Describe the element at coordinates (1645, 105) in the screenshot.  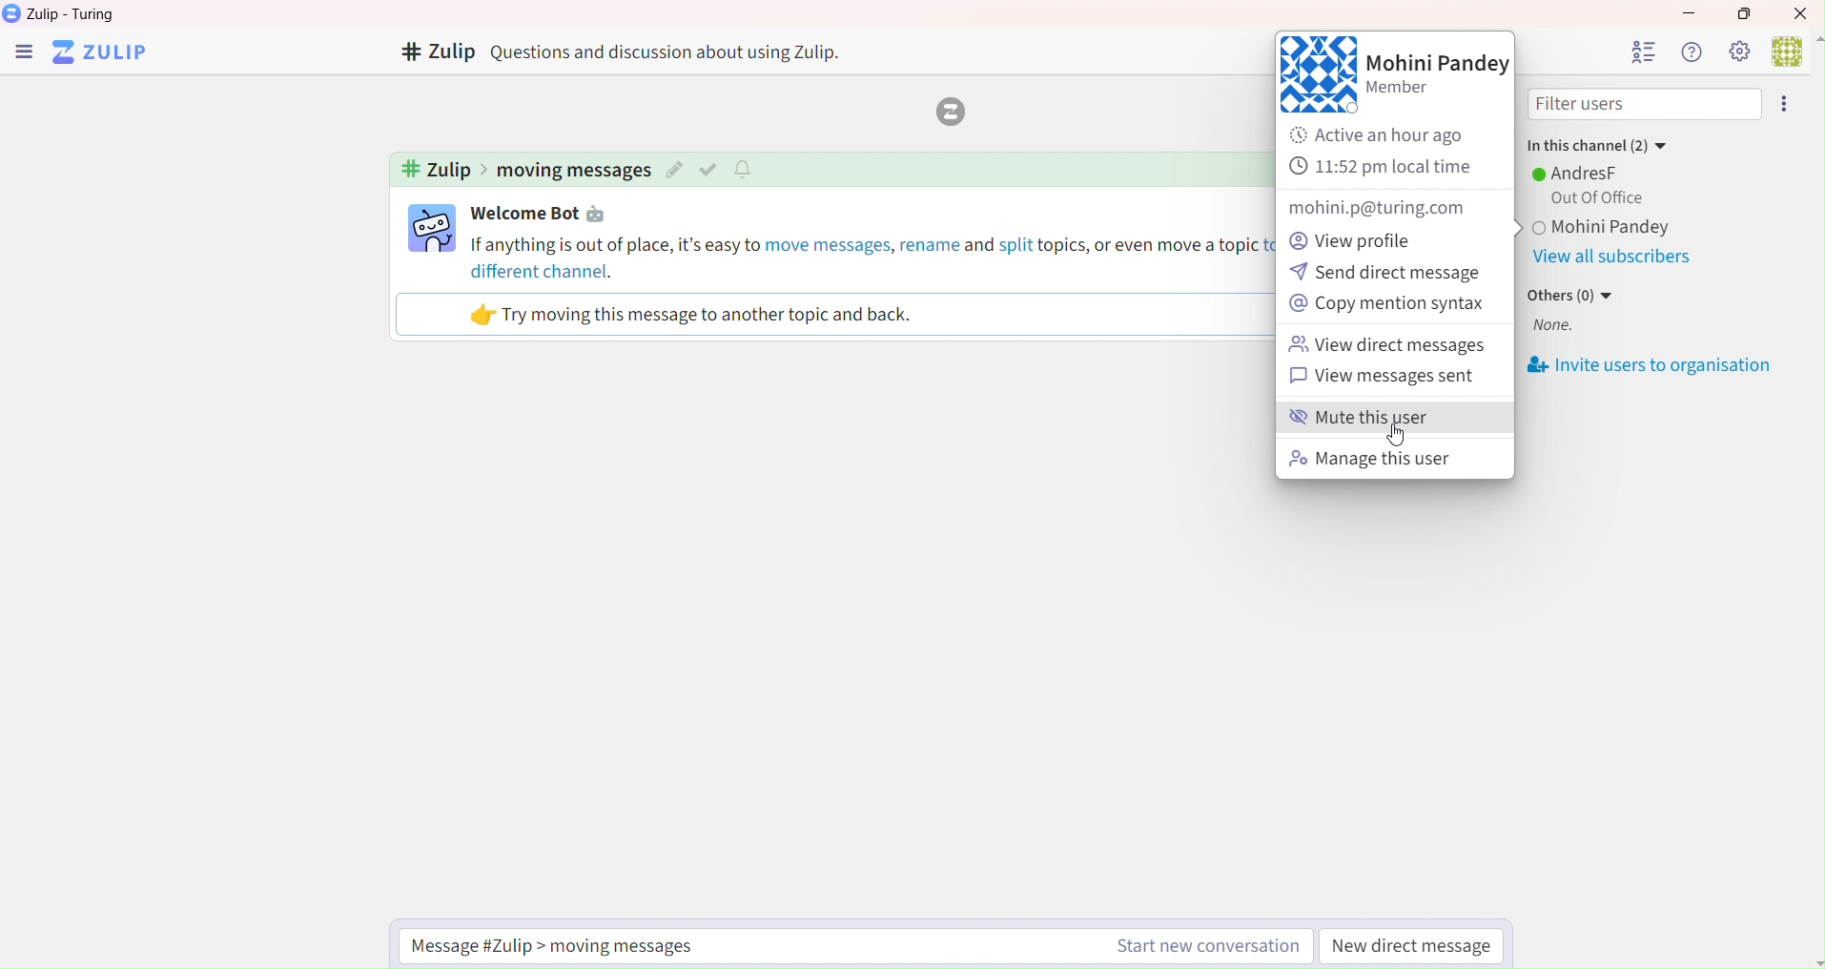
I see `Filter Users` at that location.